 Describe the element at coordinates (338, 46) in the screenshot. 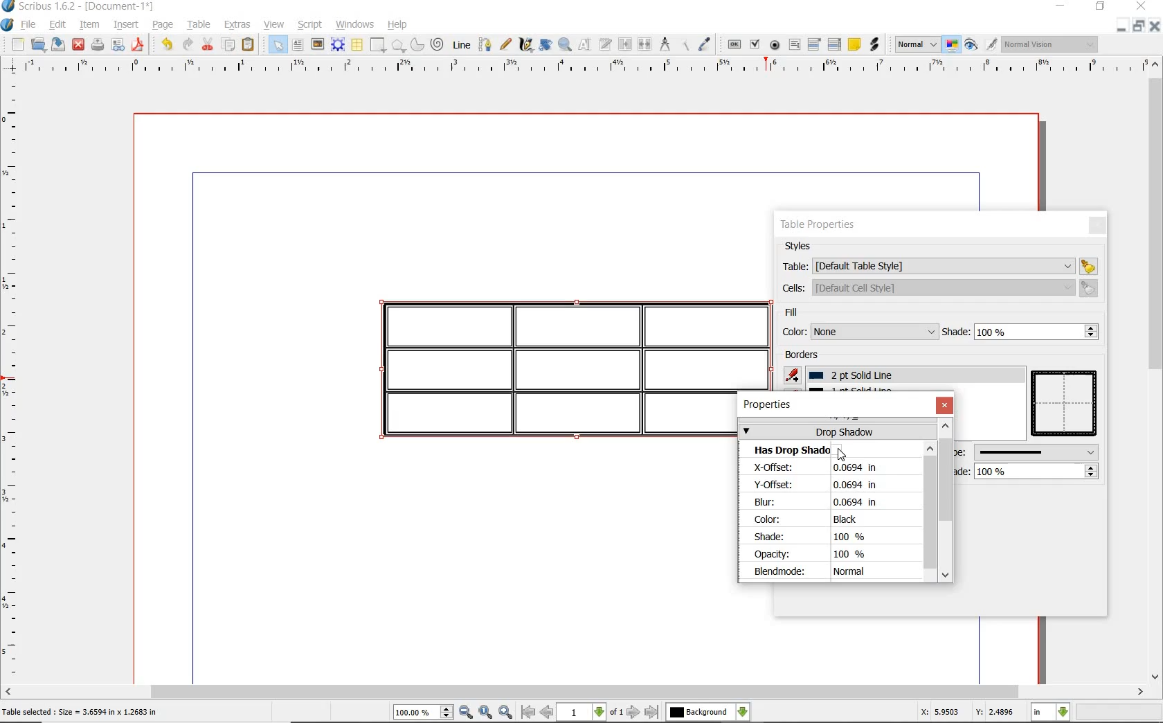

I see `render frame` at that location.